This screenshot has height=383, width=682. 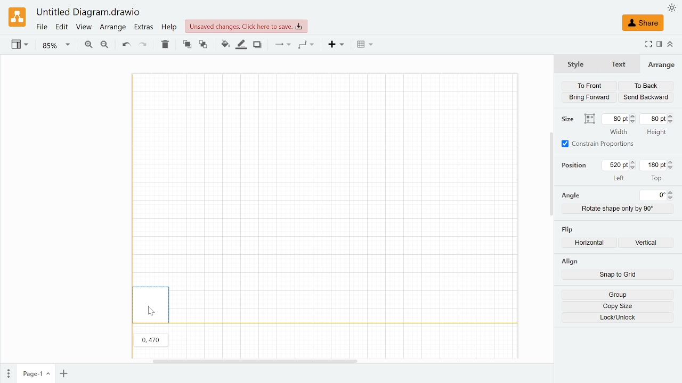 What do you see at coordinates (56, 45) in the screenshot?
I see `Current zoom` at bounding box center [56, 45].